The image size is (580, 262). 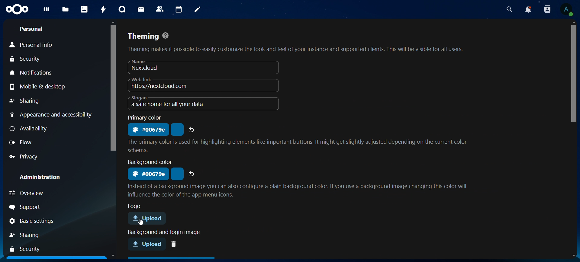 What do you see at coordinates (35, 44) in the screenshot?
I see `personal info` at bounding box center [35, 44].